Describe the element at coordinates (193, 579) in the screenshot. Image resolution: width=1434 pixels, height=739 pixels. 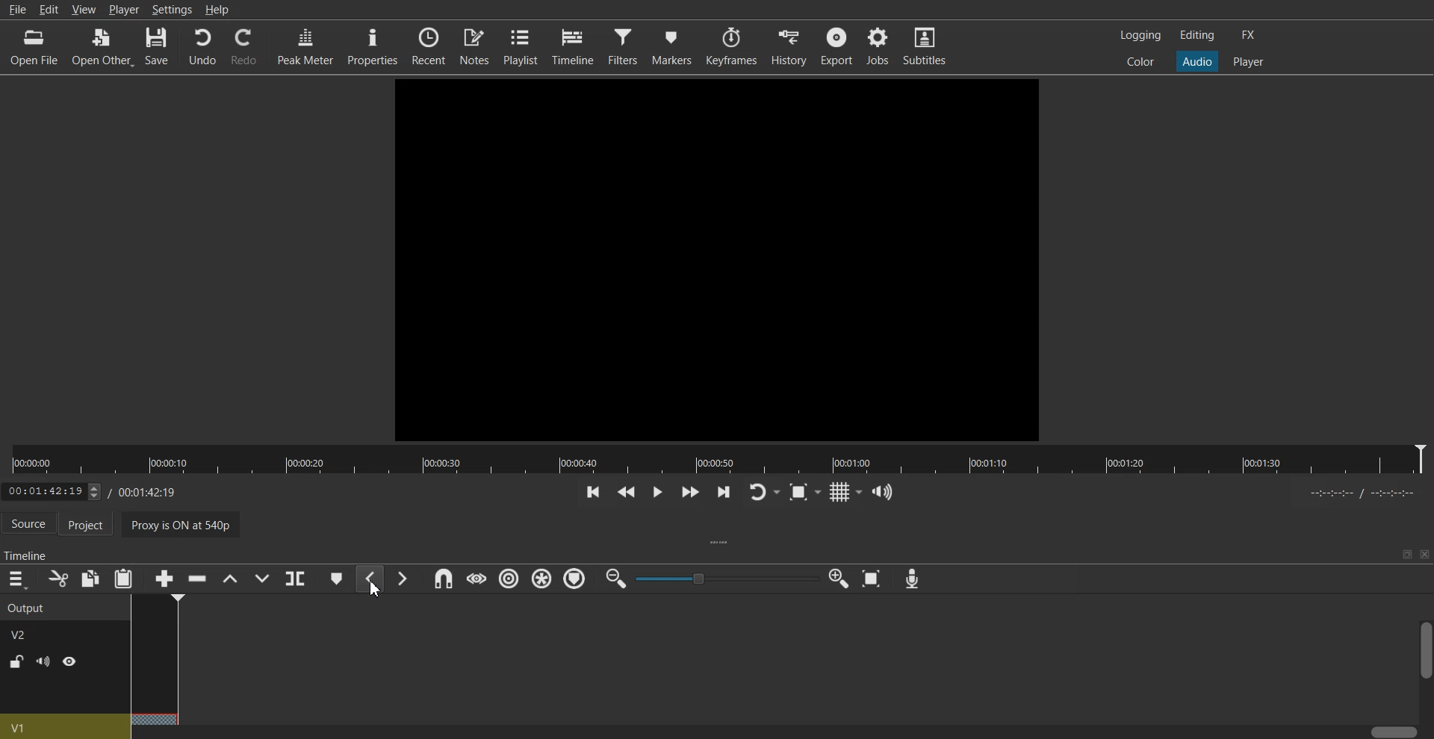
I see `Ripple Delete` at that location.